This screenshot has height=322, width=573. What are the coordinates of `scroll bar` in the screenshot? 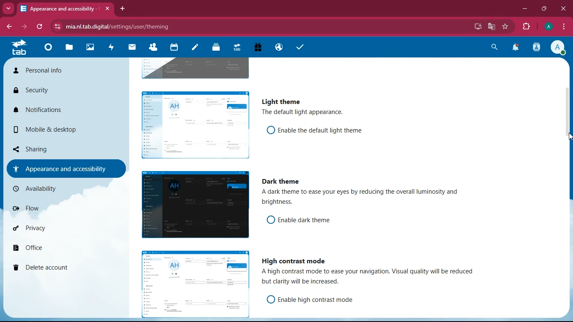 It's located at (569, 141).